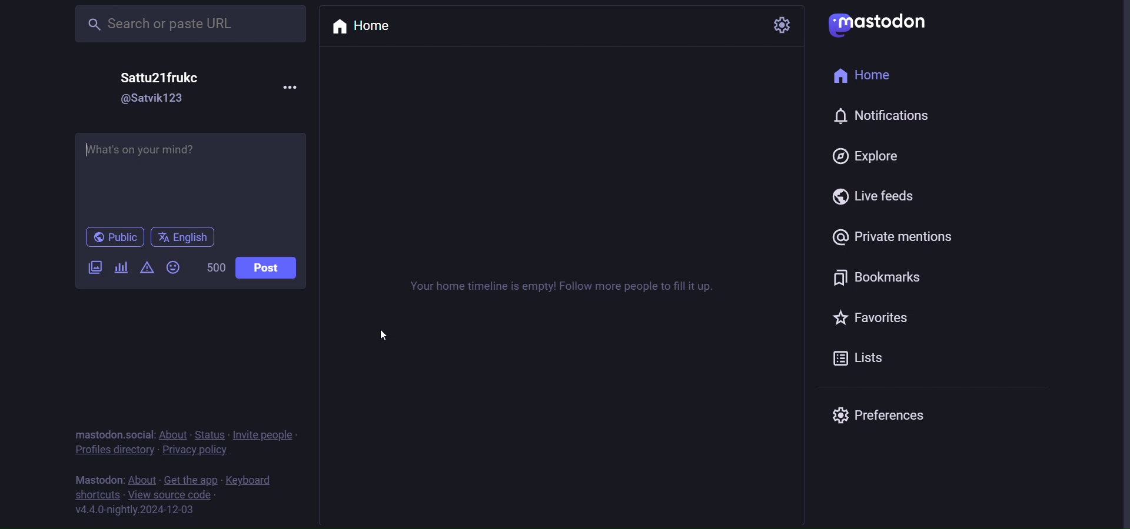  Describe the element at coordinates (112, 237) in the screenshot. I see `public` at that location.